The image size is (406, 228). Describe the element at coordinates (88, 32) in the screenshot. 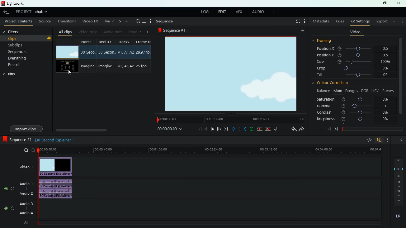

I see `video only` at that location.